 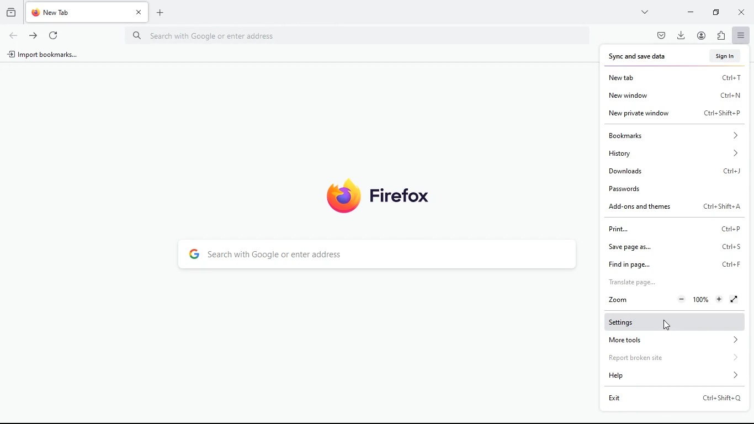 What do you see at coordinates (678, 246) in the screenshot?
I see `save page as` at bounding box center [678, 246].